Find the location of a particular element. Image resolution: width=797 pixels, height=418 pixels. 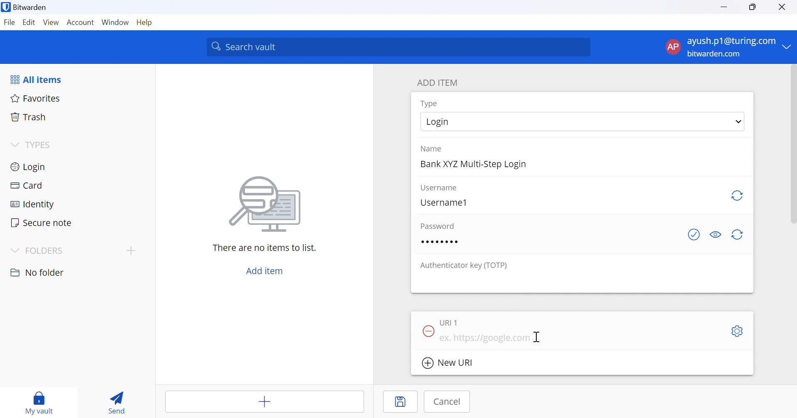

Regenerate Password is located at coordinates (739, 234).